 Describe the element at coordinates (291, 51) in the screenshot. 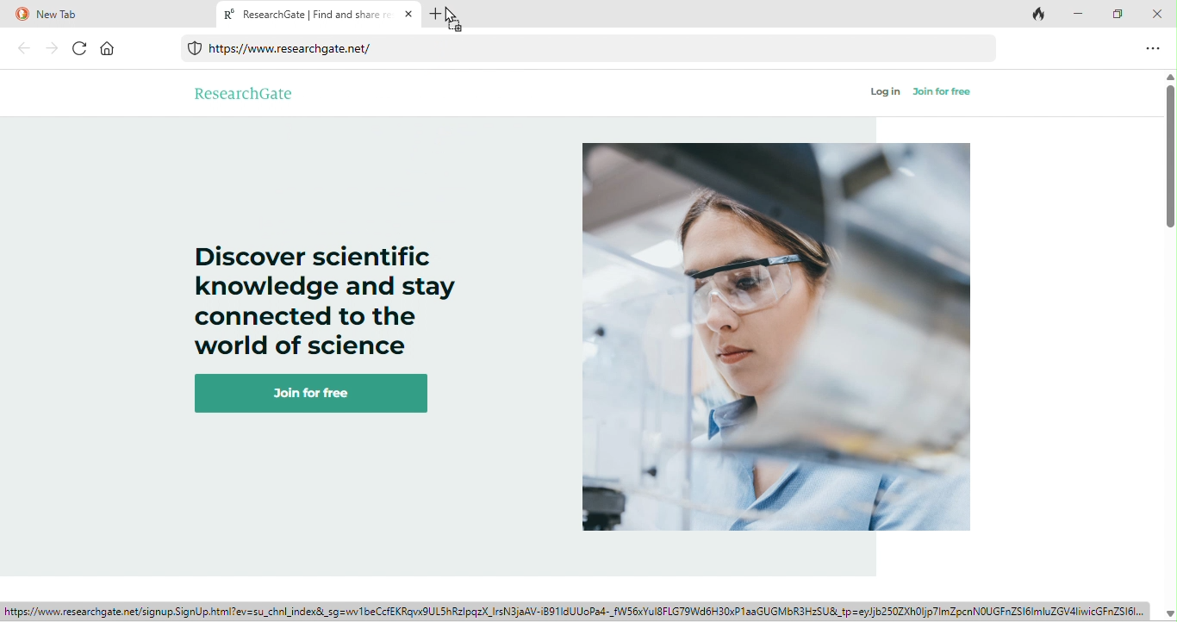

I see `© https://www.researchgate.net/` at that location.